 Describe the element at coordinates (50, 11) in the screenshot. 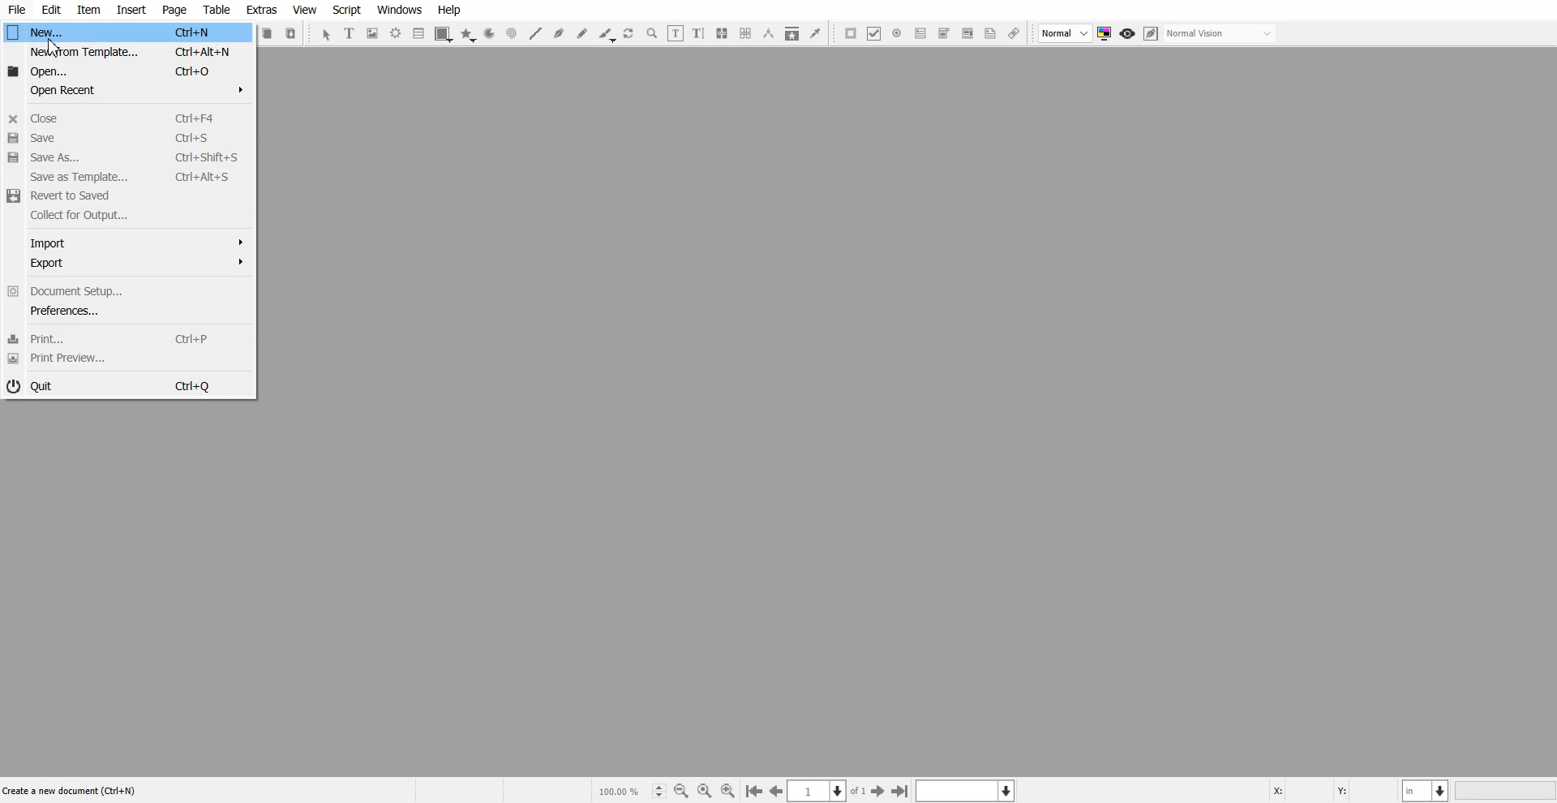

I see `Edit` at that location.